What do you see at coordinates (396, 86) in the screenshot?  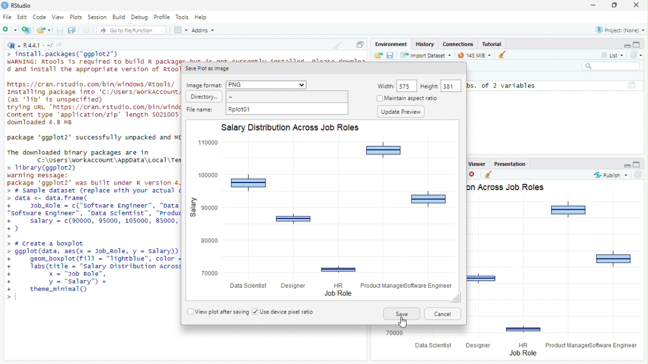 I see `Width : 575` at bounding box center [396, 86].